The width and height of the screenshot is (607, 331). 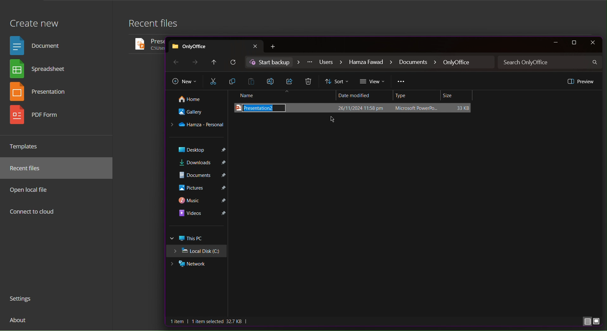 I want to click on Recent files, so click(x=157, y=25).